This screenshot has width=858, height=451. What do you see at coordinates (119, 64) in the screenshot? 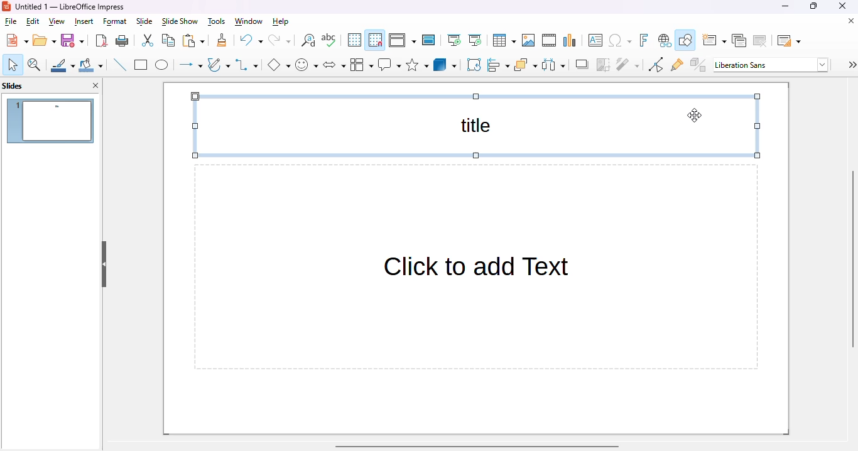
I see `insert line` at bounding box center [119, 64].